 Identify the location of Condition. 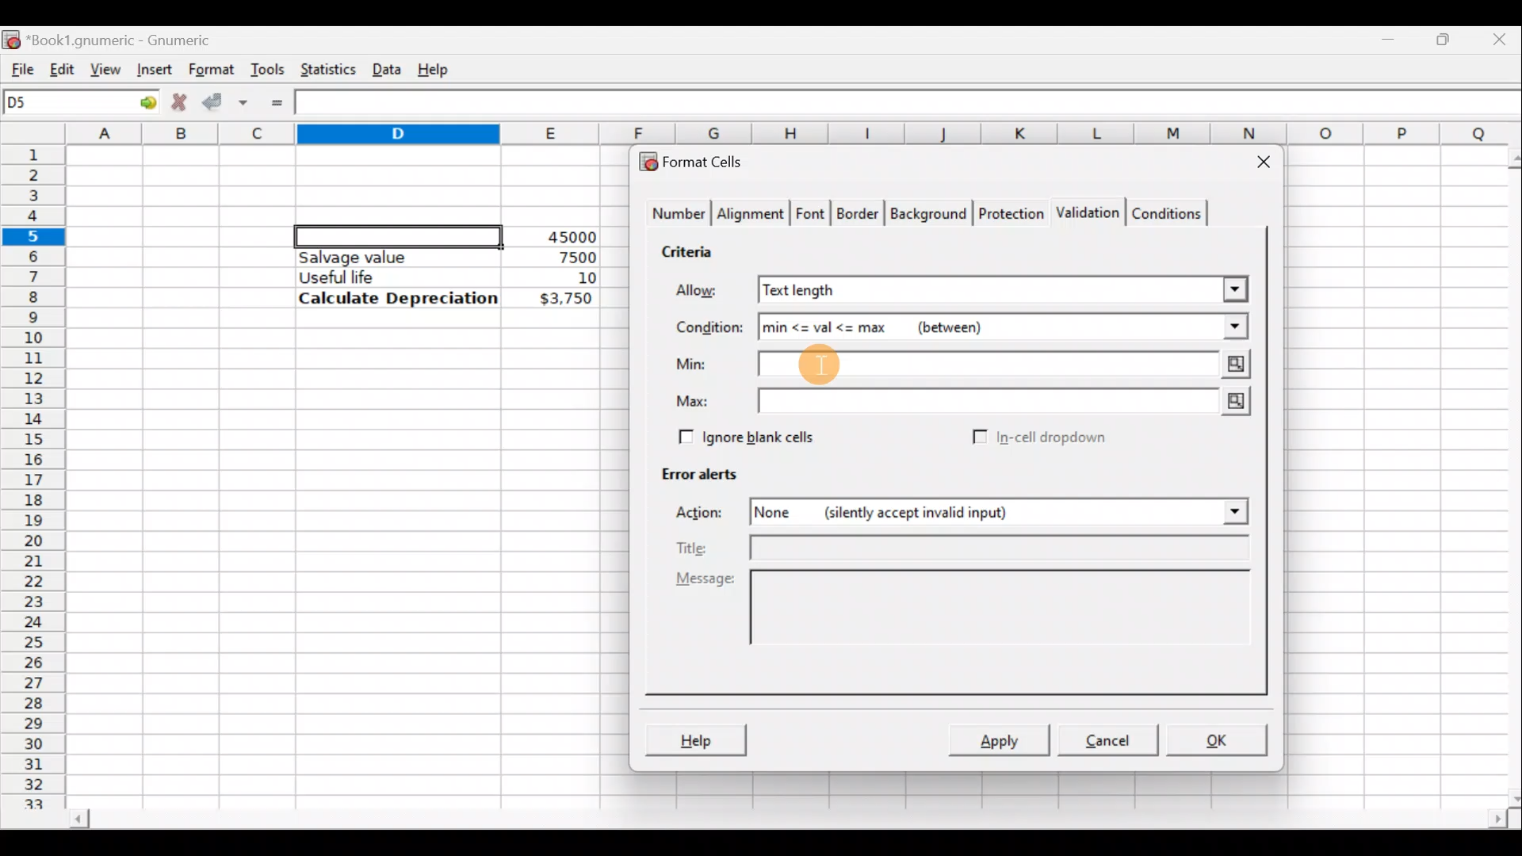
(709, 328).